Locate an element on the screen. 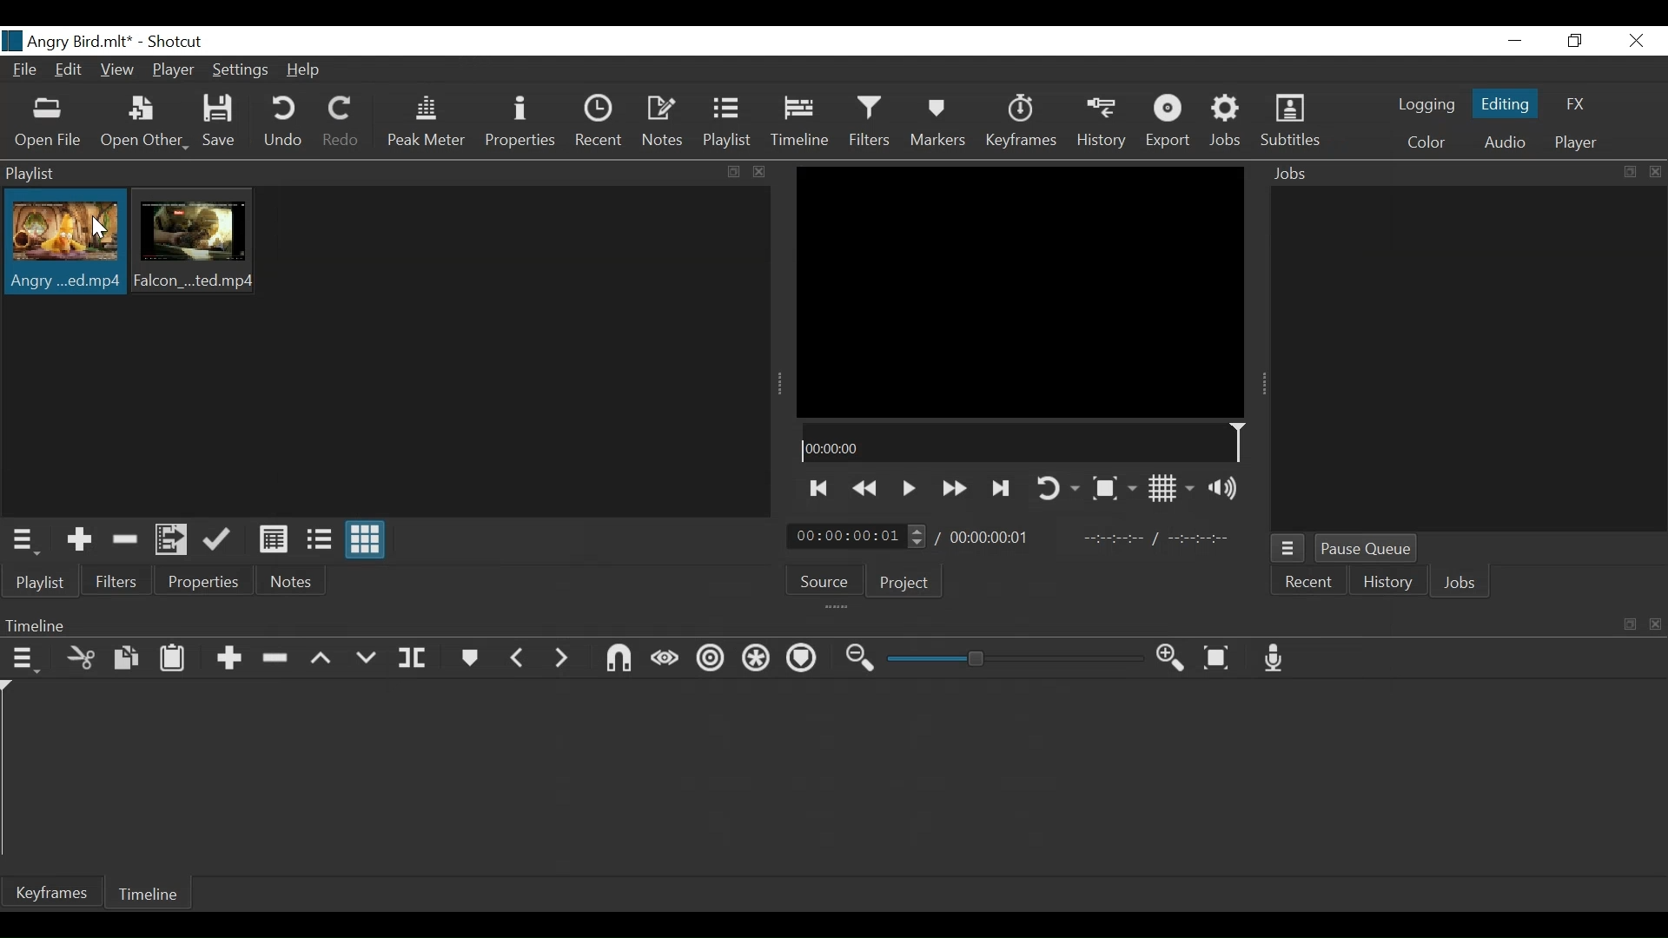 Image resolution: width=1668 pixels, height=938 pixels. Pause Queue is located at coordinates (1367, 548).